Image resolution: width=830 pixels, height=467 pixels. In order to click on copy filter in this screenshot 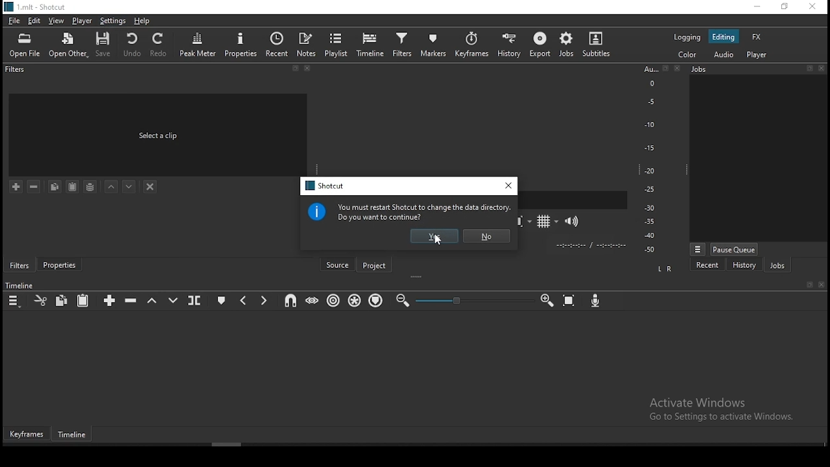, I will do `click(54, 187)`.